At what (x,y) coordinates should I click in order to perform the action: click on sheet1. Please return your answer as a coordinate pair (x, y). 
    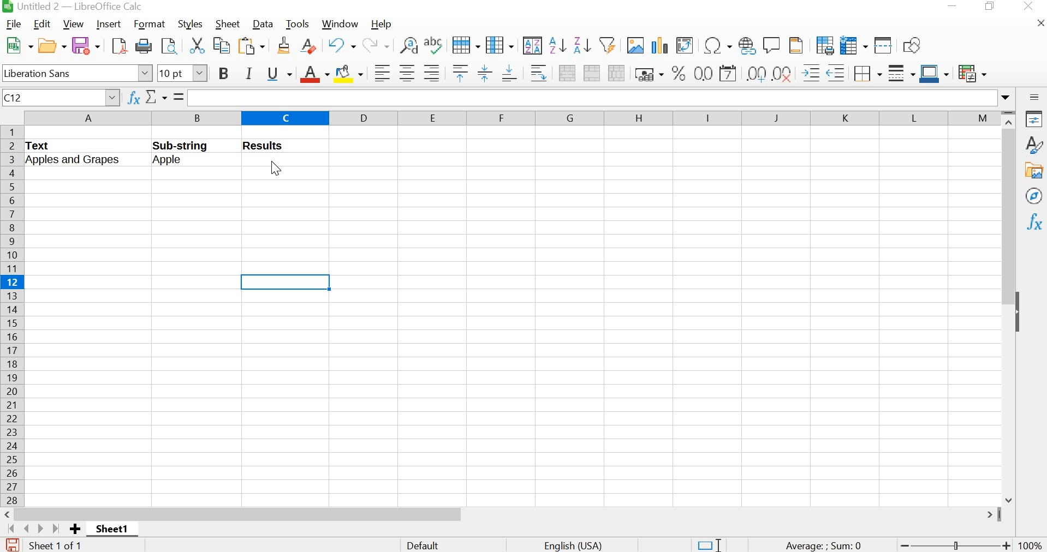
    Looking at the image, I should click on (111, 530).